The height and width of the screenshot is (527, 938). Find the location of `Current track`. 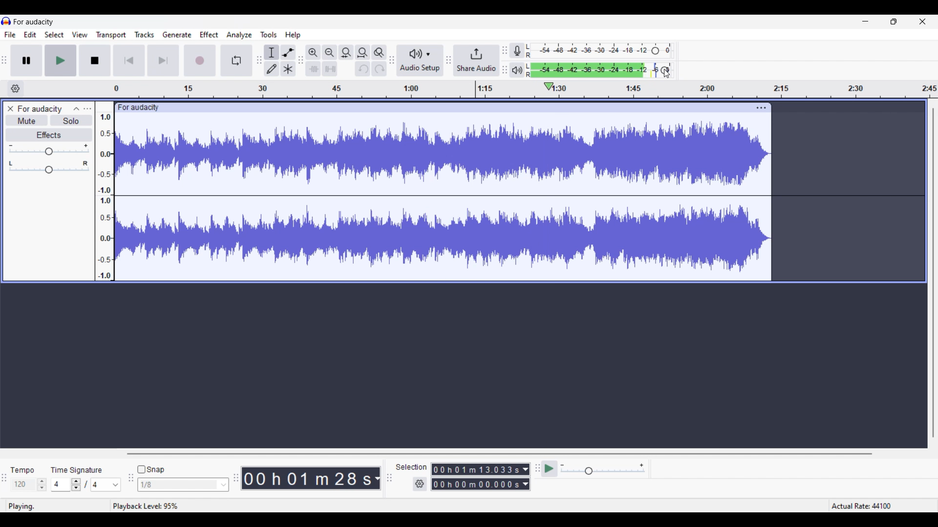

Current track is located at coordinates (444, 197).